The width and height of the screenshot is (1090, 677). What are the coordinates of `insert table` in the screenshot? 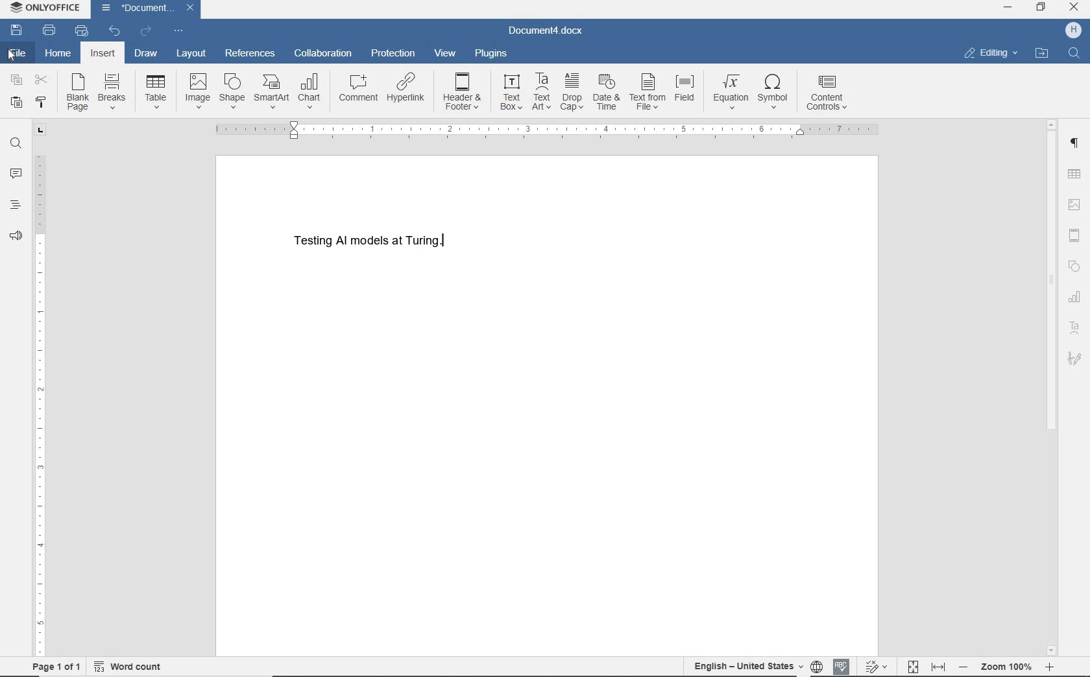 It's located at (1075, 174).